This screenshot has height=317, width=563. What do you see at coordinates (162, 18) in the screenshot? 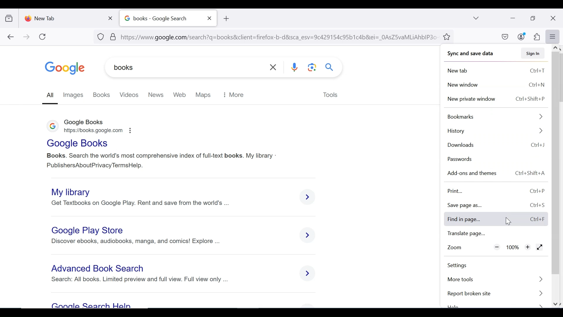
I see `books - Google Search` at bounding box center [162, 18].